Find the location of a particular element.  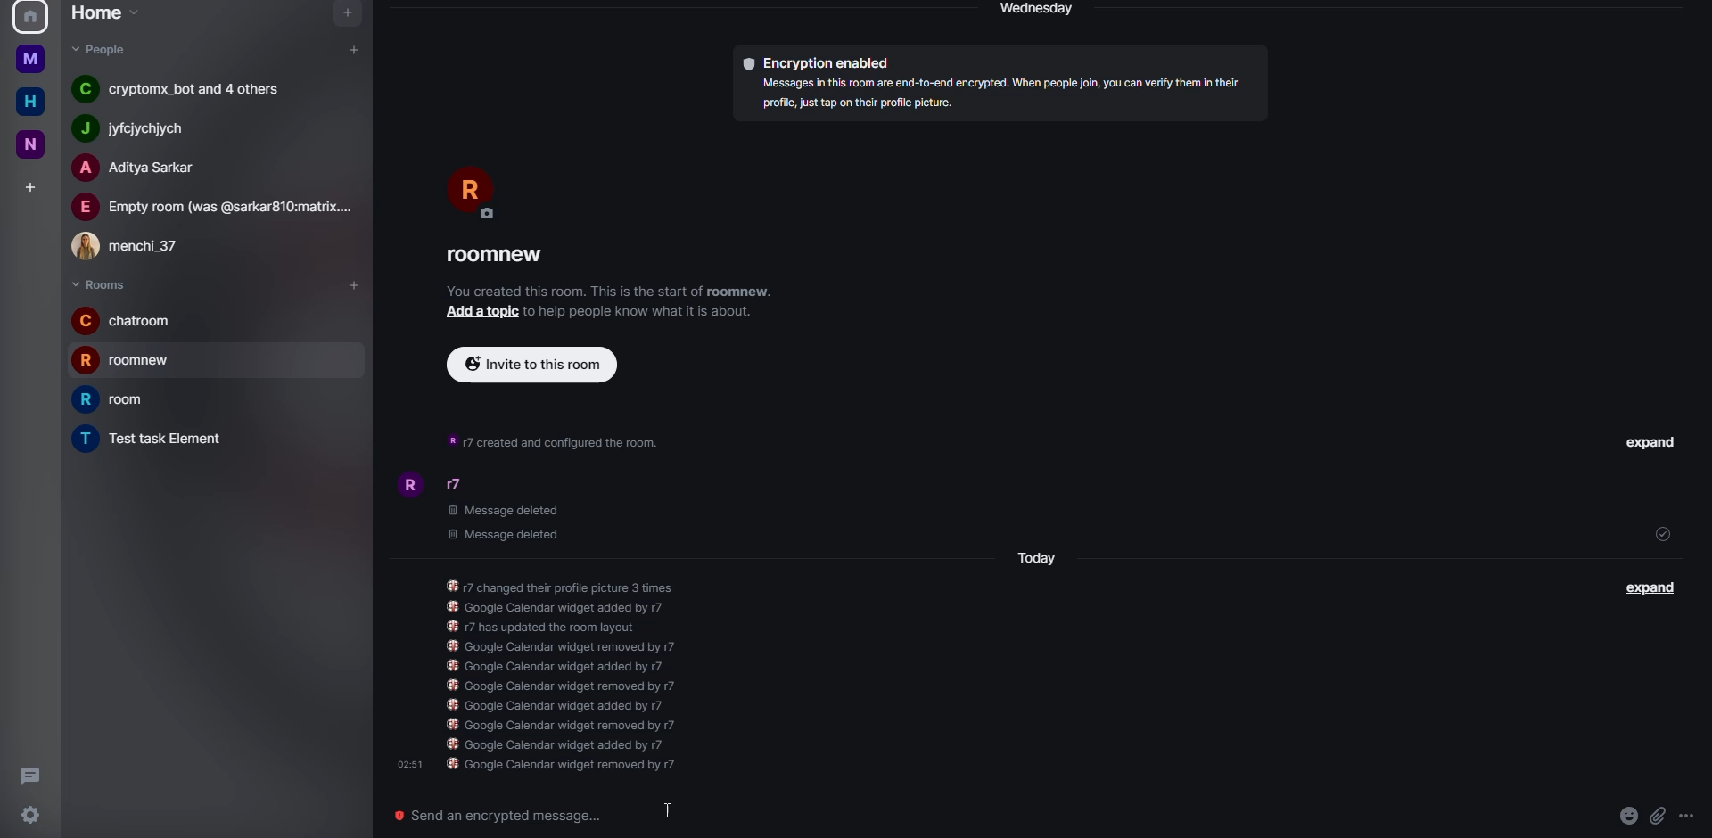

expand is located at coordinates (1648, 444).